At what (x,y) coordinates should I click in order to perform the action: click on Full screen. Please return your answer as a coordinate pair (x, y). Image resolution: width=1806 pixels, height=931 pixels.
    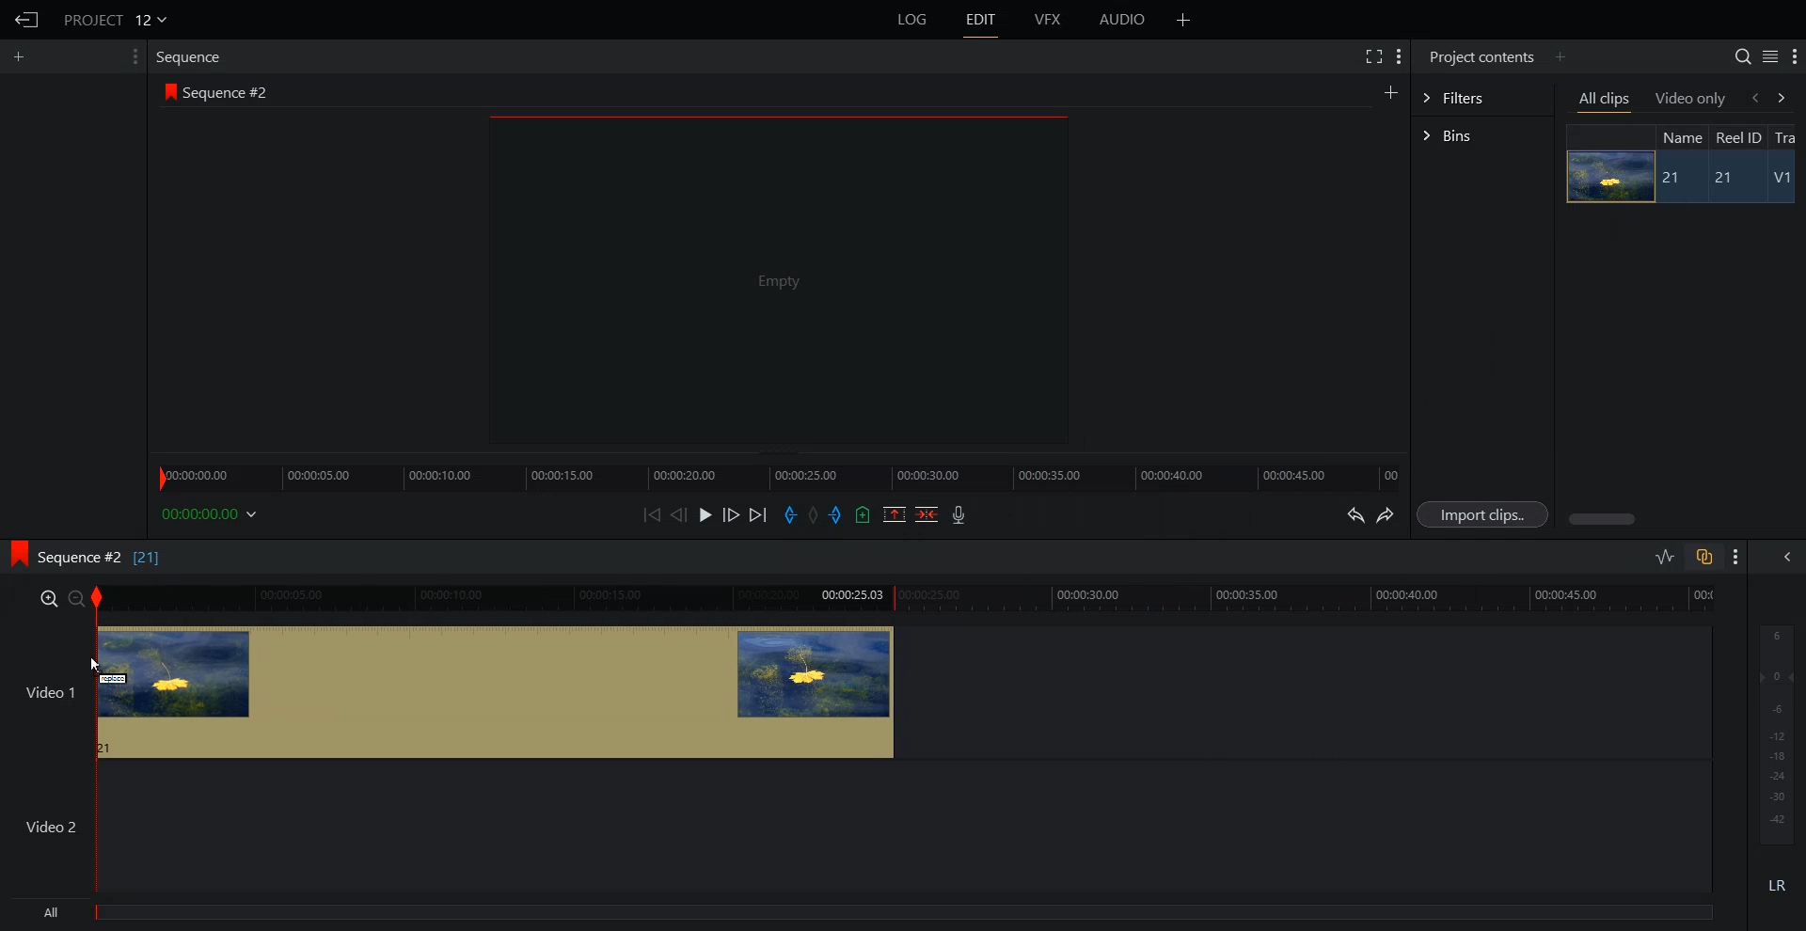
    Looking at the image, I should click on (1372, 55).